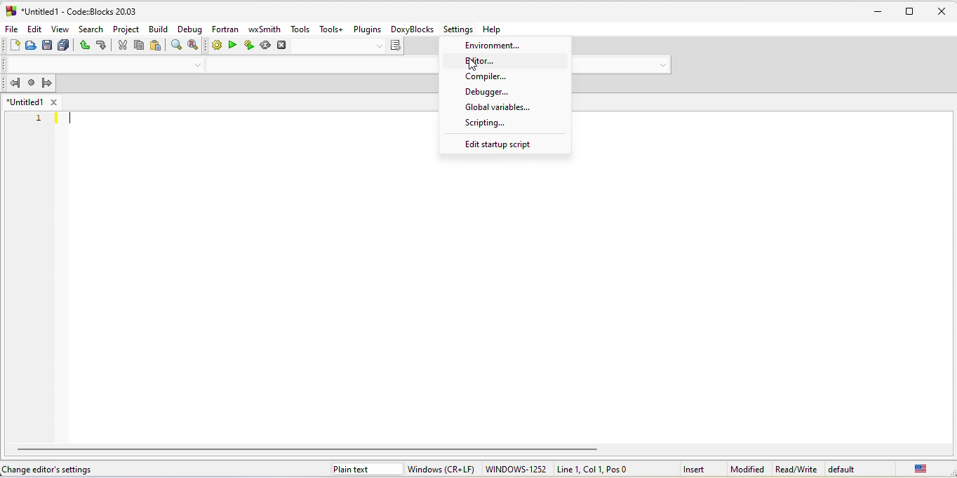  I want to click on default, so click(843, 469).